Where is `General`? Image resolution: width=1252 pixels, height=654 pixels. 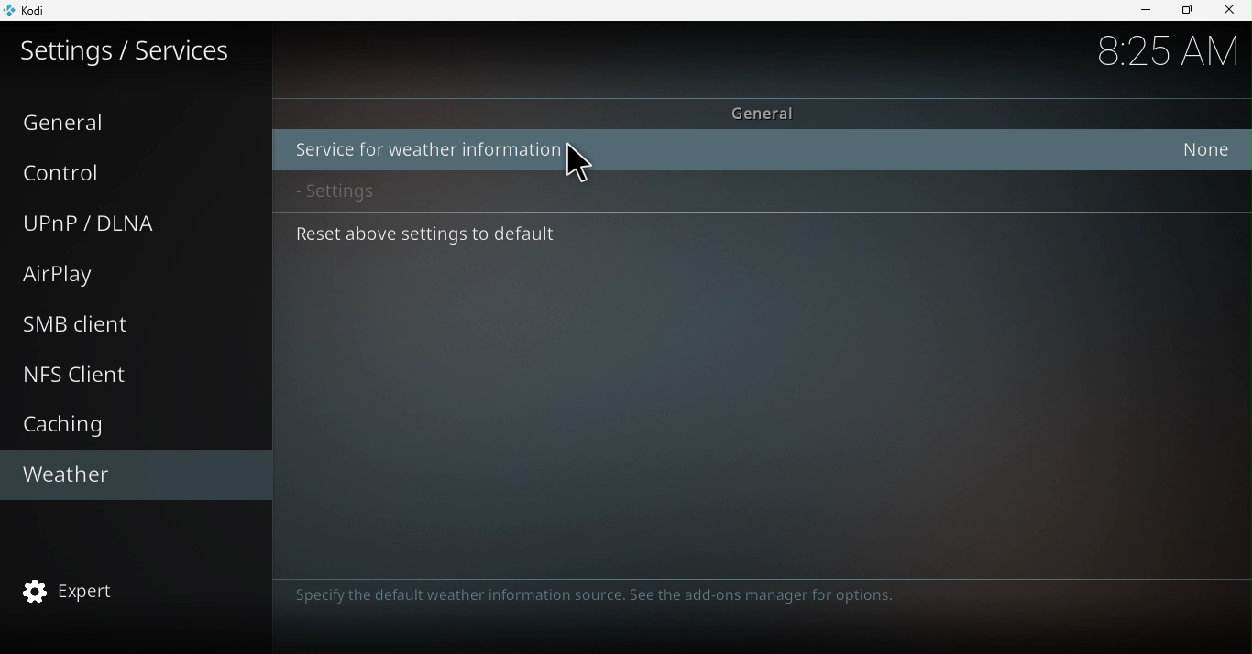
General is located at coordinates (134, 120).